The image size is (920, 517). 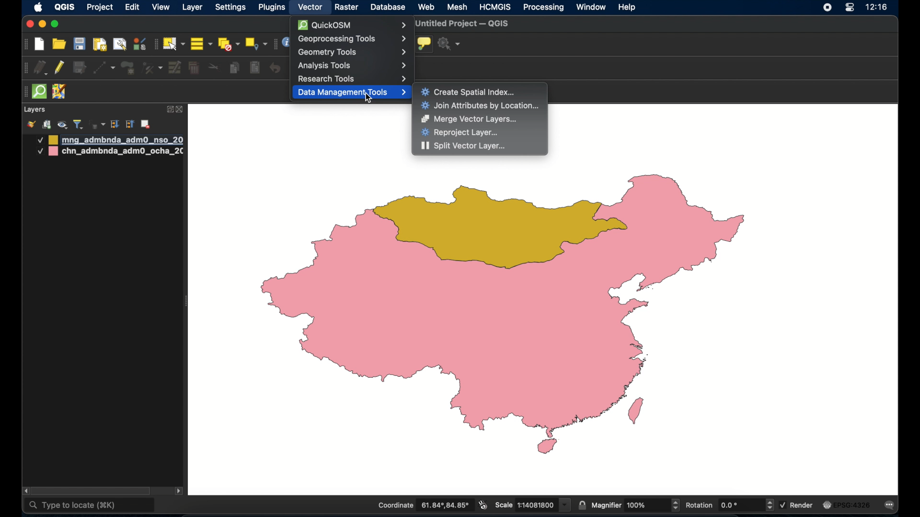 What do you see at coordinates (161, 8) in the screenshot?
I see `view` at bounding box center [161, 8].